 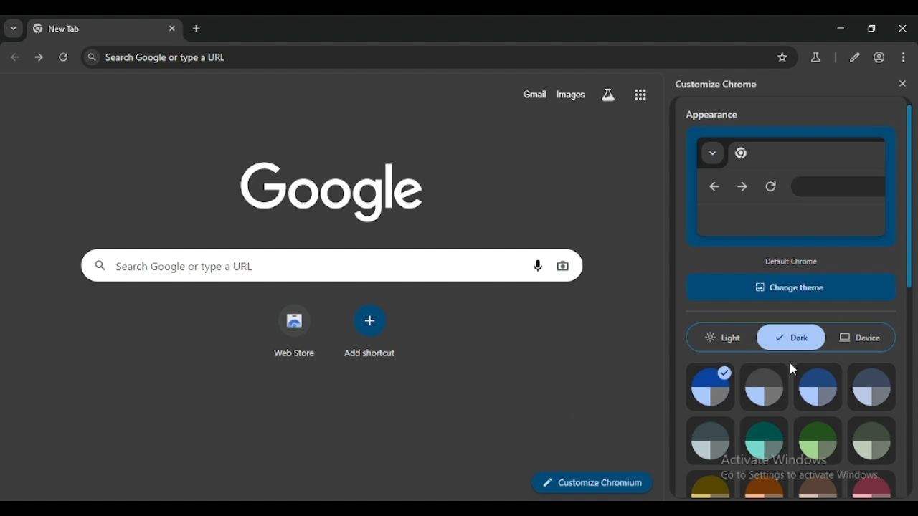 I want to click on profile, so click(x=879, y=57).